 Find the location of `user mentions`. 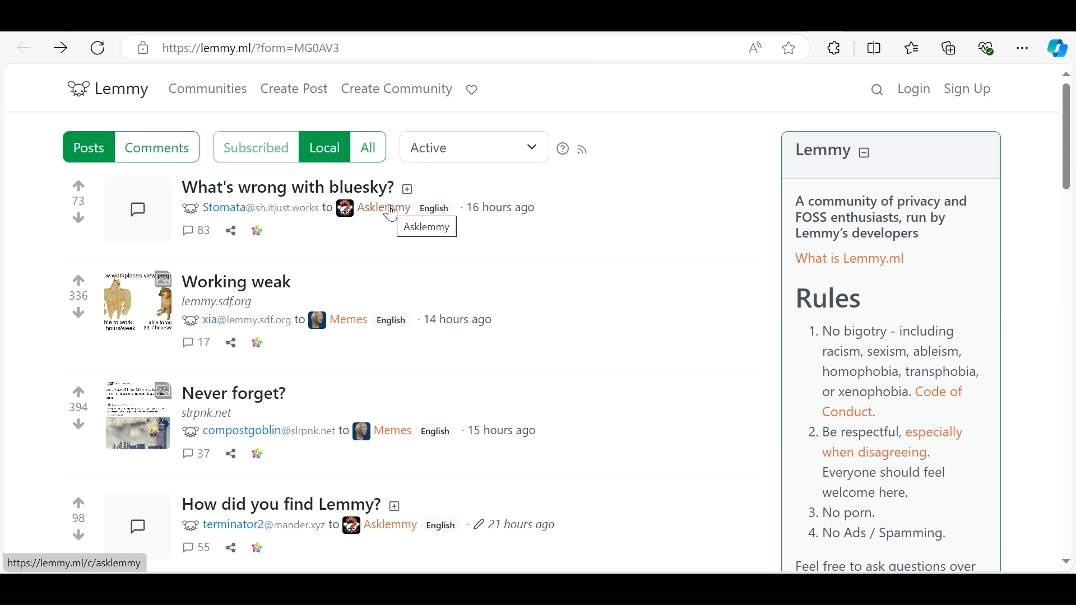

user mentions is located at coordinates (301, 525).